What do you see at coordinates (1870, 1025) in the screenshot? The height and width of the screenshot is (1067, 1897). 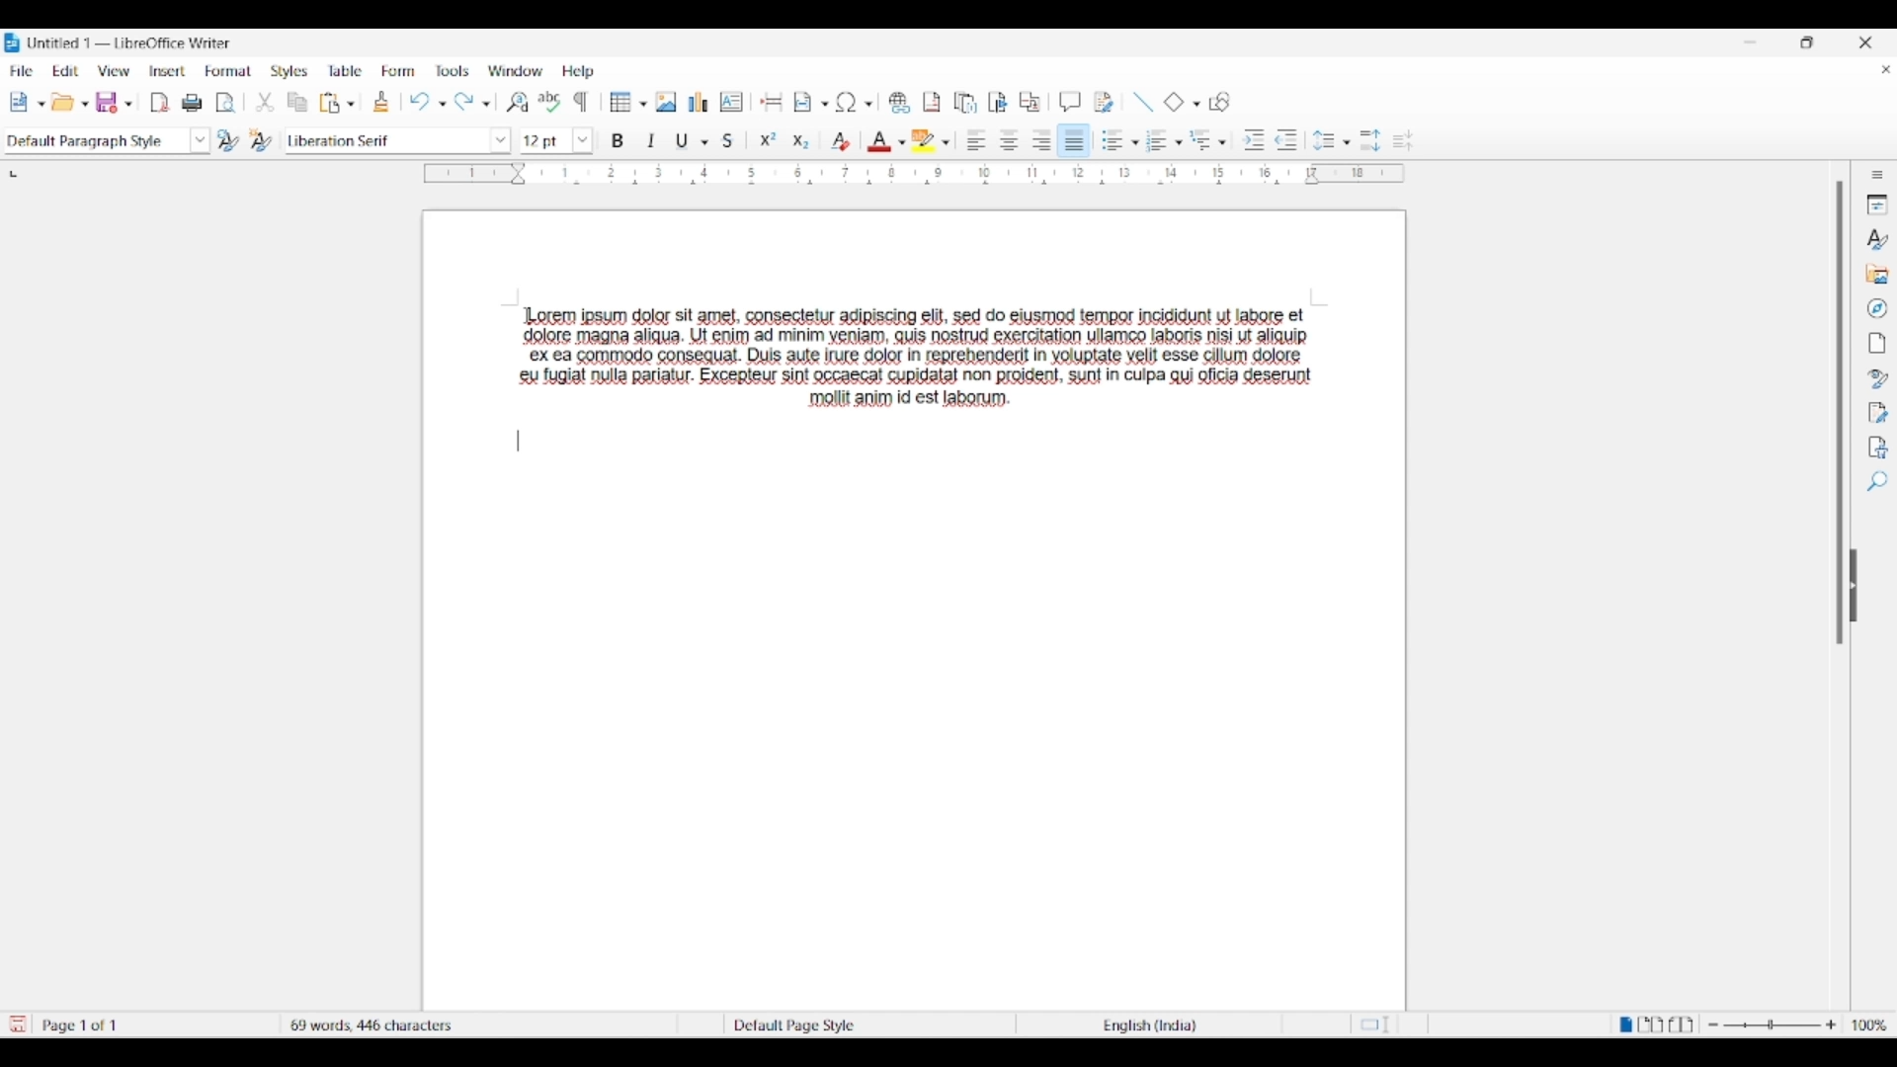 I see `100%` at bounding box center [1870, 1025].